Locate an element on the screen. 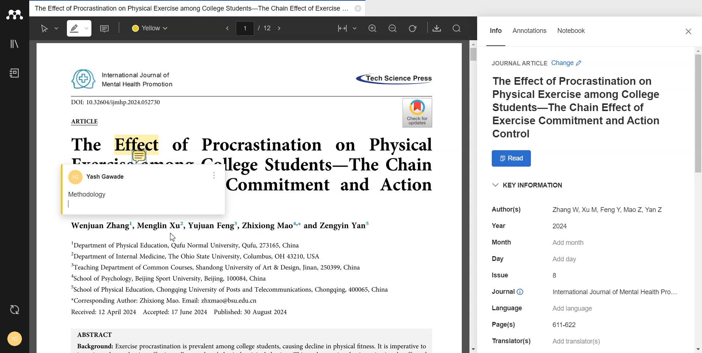  Library is located at coordinates (15, 44).